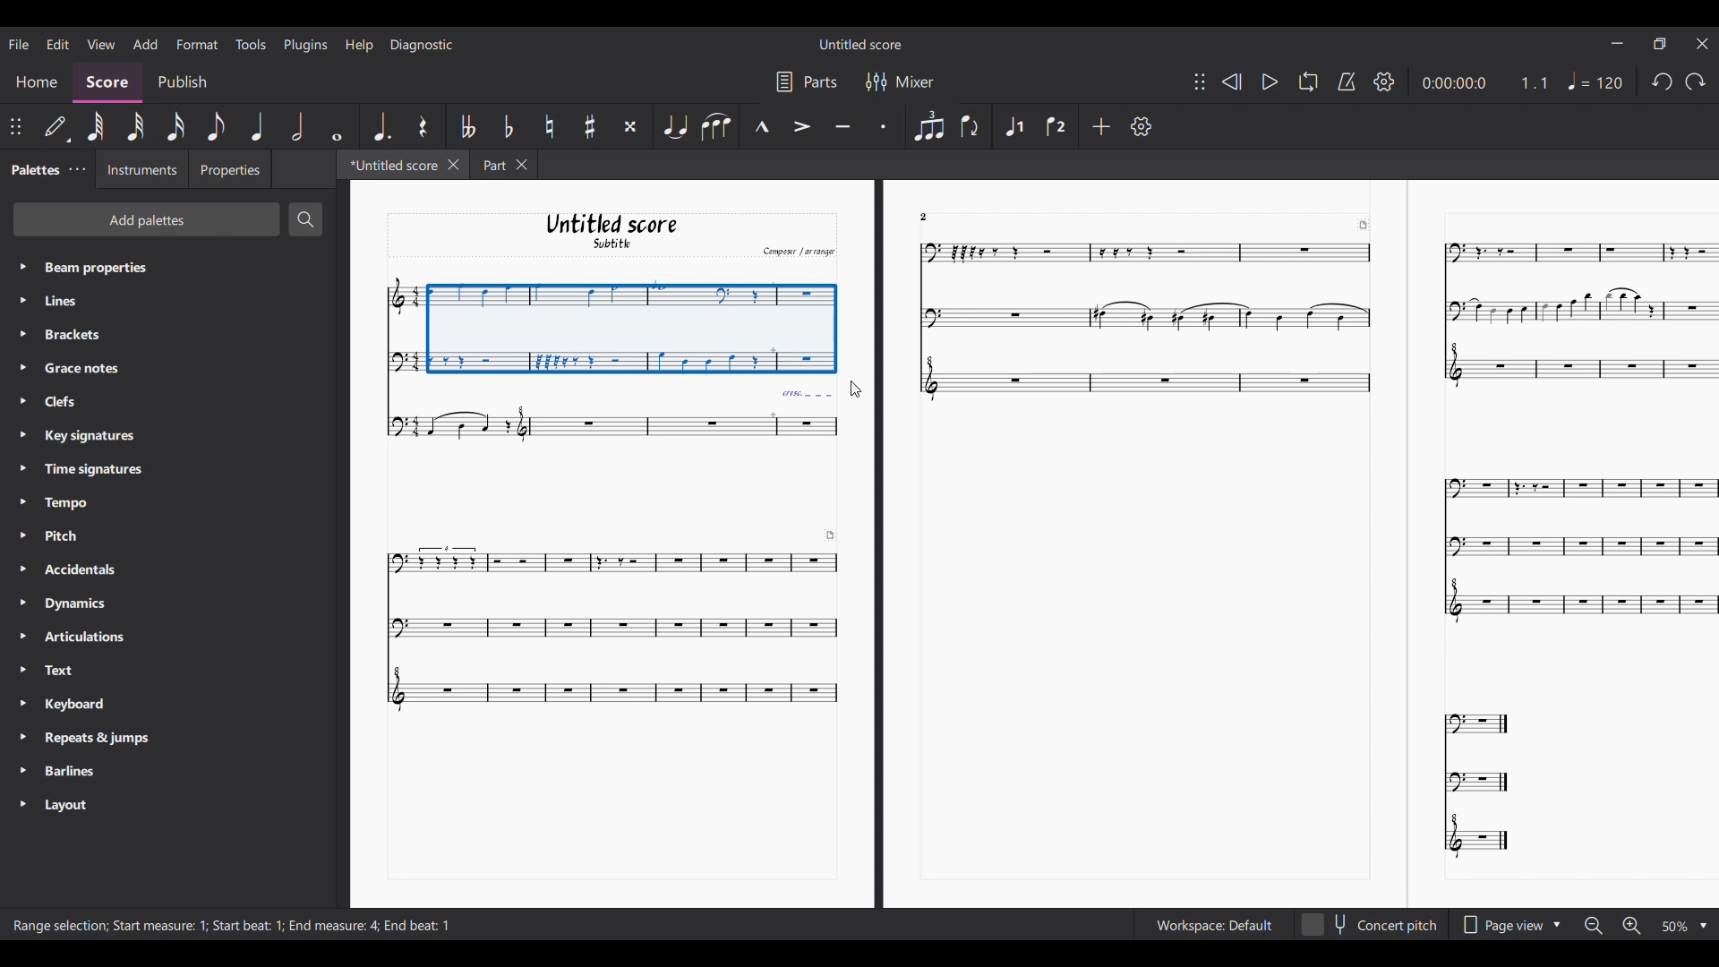  Describe the element at coordinates (358, 46) in the screenshot. I see `Help` at that location.